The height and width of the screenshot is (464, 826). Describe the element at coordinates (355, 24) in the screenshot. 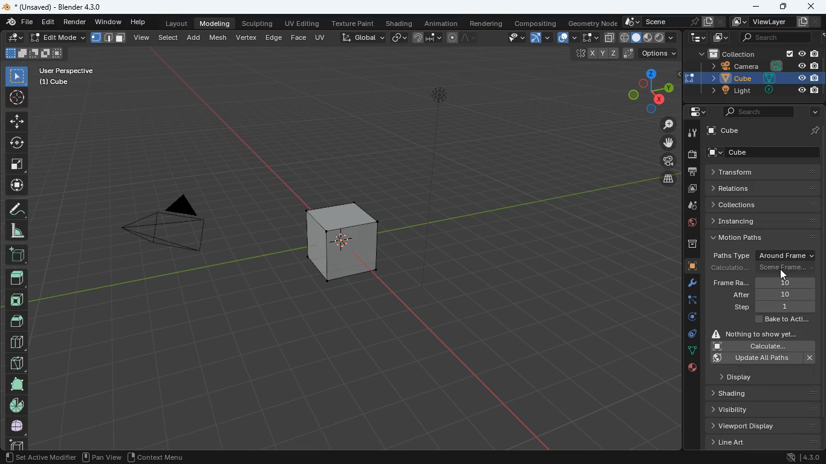

I see `texture` at that location.